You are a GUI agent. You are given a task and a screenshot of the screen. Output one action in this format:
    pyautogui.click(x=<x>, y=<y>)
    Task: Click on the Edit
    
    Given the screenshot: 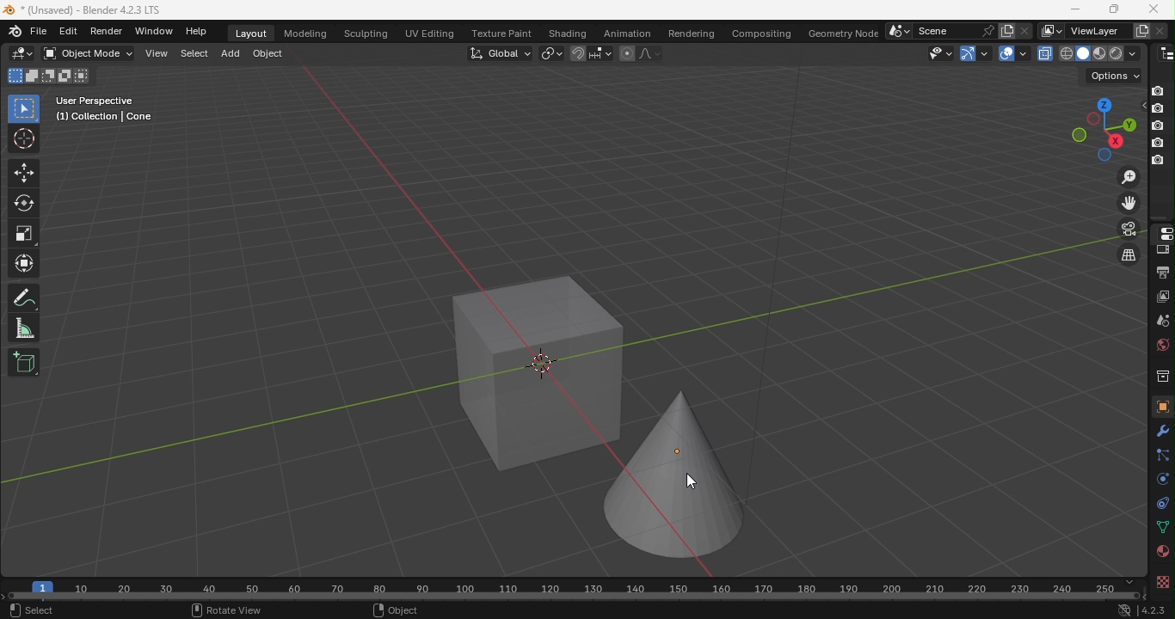 What is the action you would take?
    pyautogui.click(x=68, y=32)
    